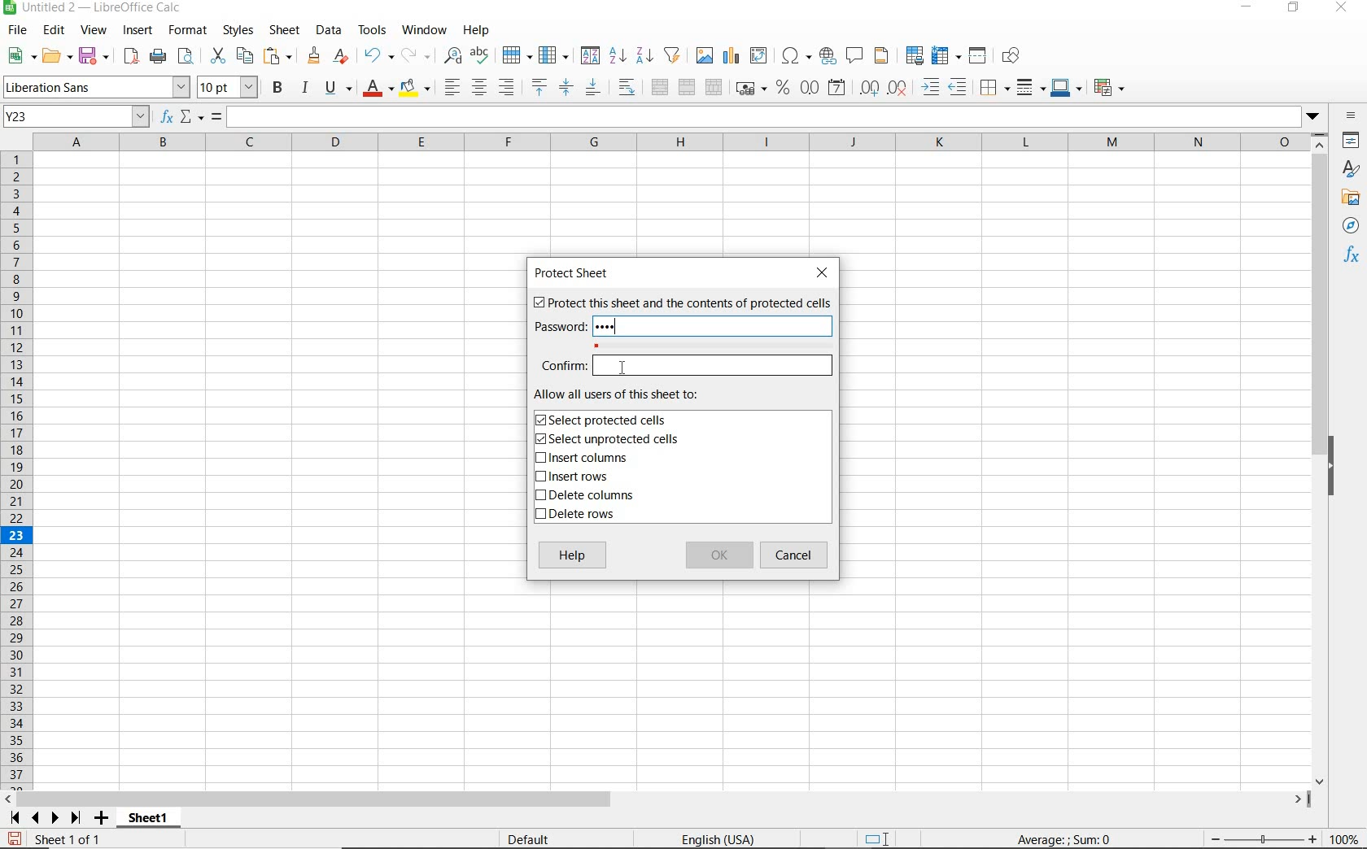 The height and width of the screenshot is (849, 1367). I want to click on DELETE COLUMNS, so click(592, 497).